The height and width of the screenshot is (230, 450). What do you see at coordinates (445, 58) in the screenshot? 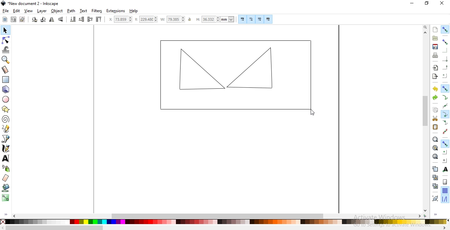
I see `snap bounding box corners` at bounding box center [445, 58].